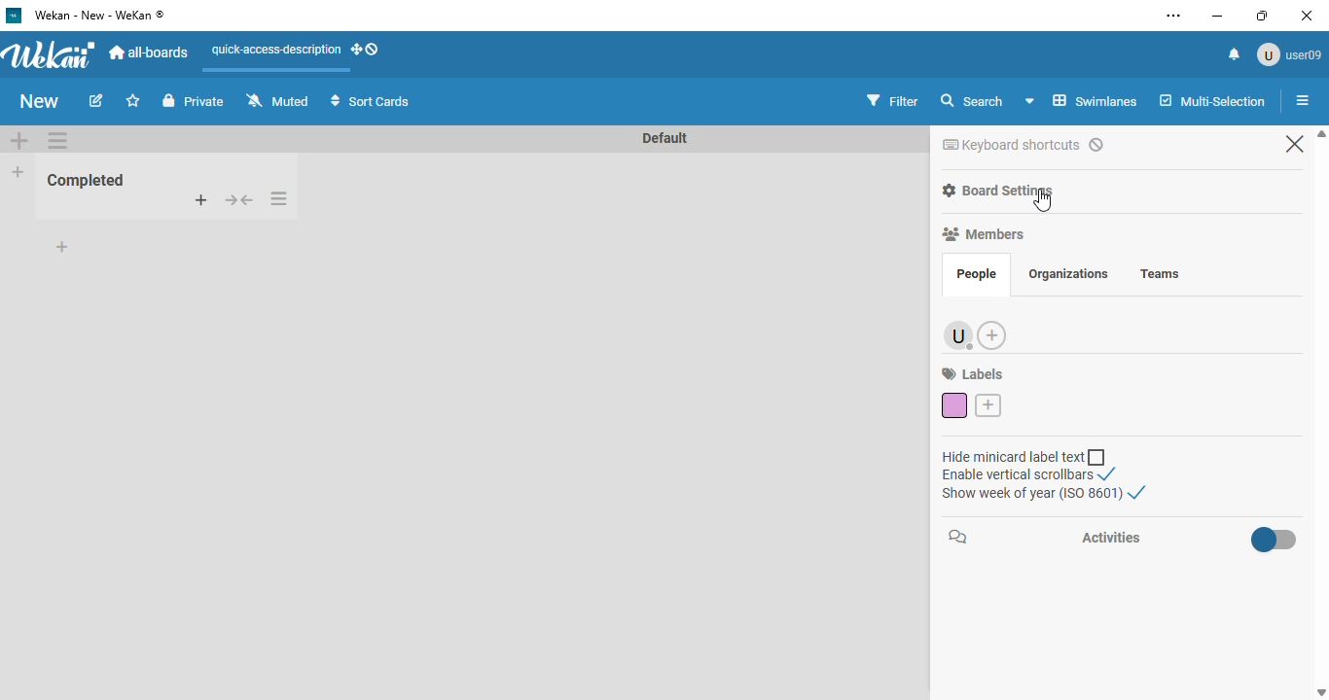 This screenshot has height=700, width=1329. Describe the element at coordinates (277, 100) in the screenshot. I see `muted` at that location.